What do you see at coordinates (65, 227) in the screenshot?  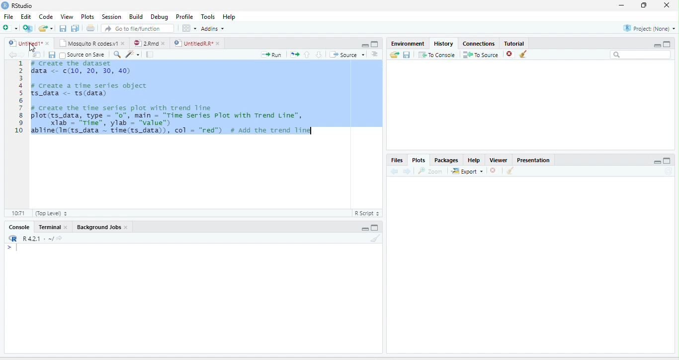 I see `close` at bounding box center [65, 227].